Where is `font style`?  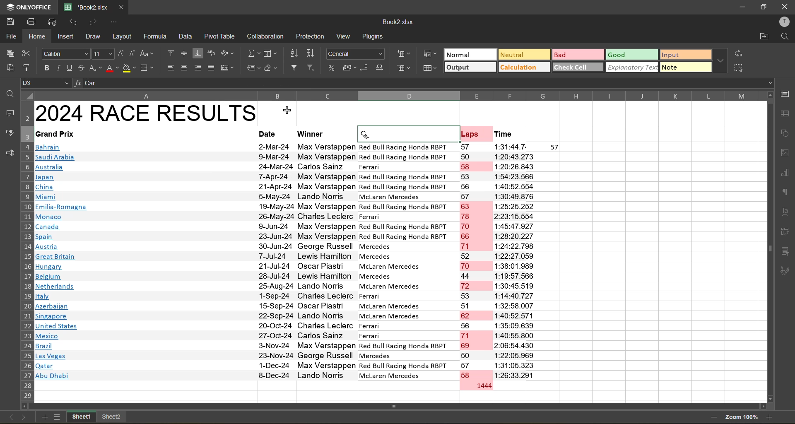
font style is located at coordinates (66, 53).